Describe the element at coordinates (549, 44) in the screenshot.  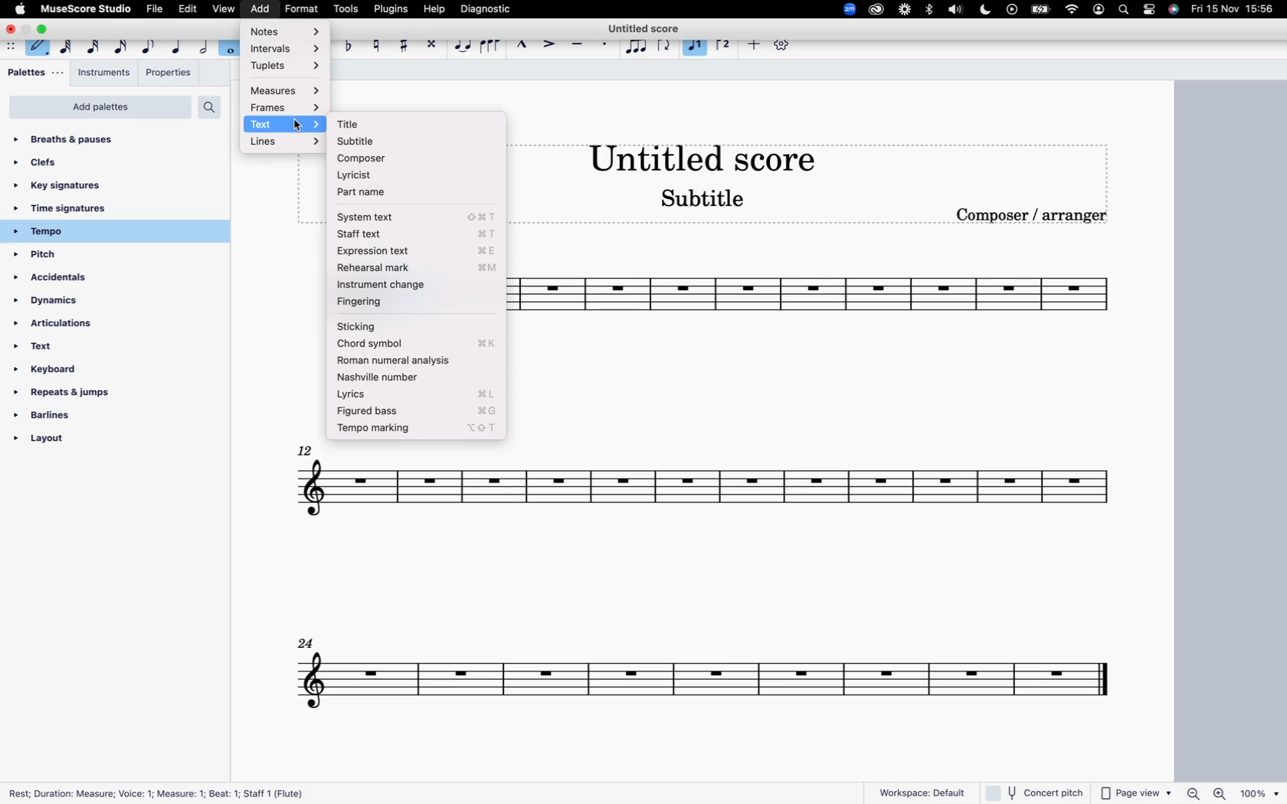
I see `accent` at that location.